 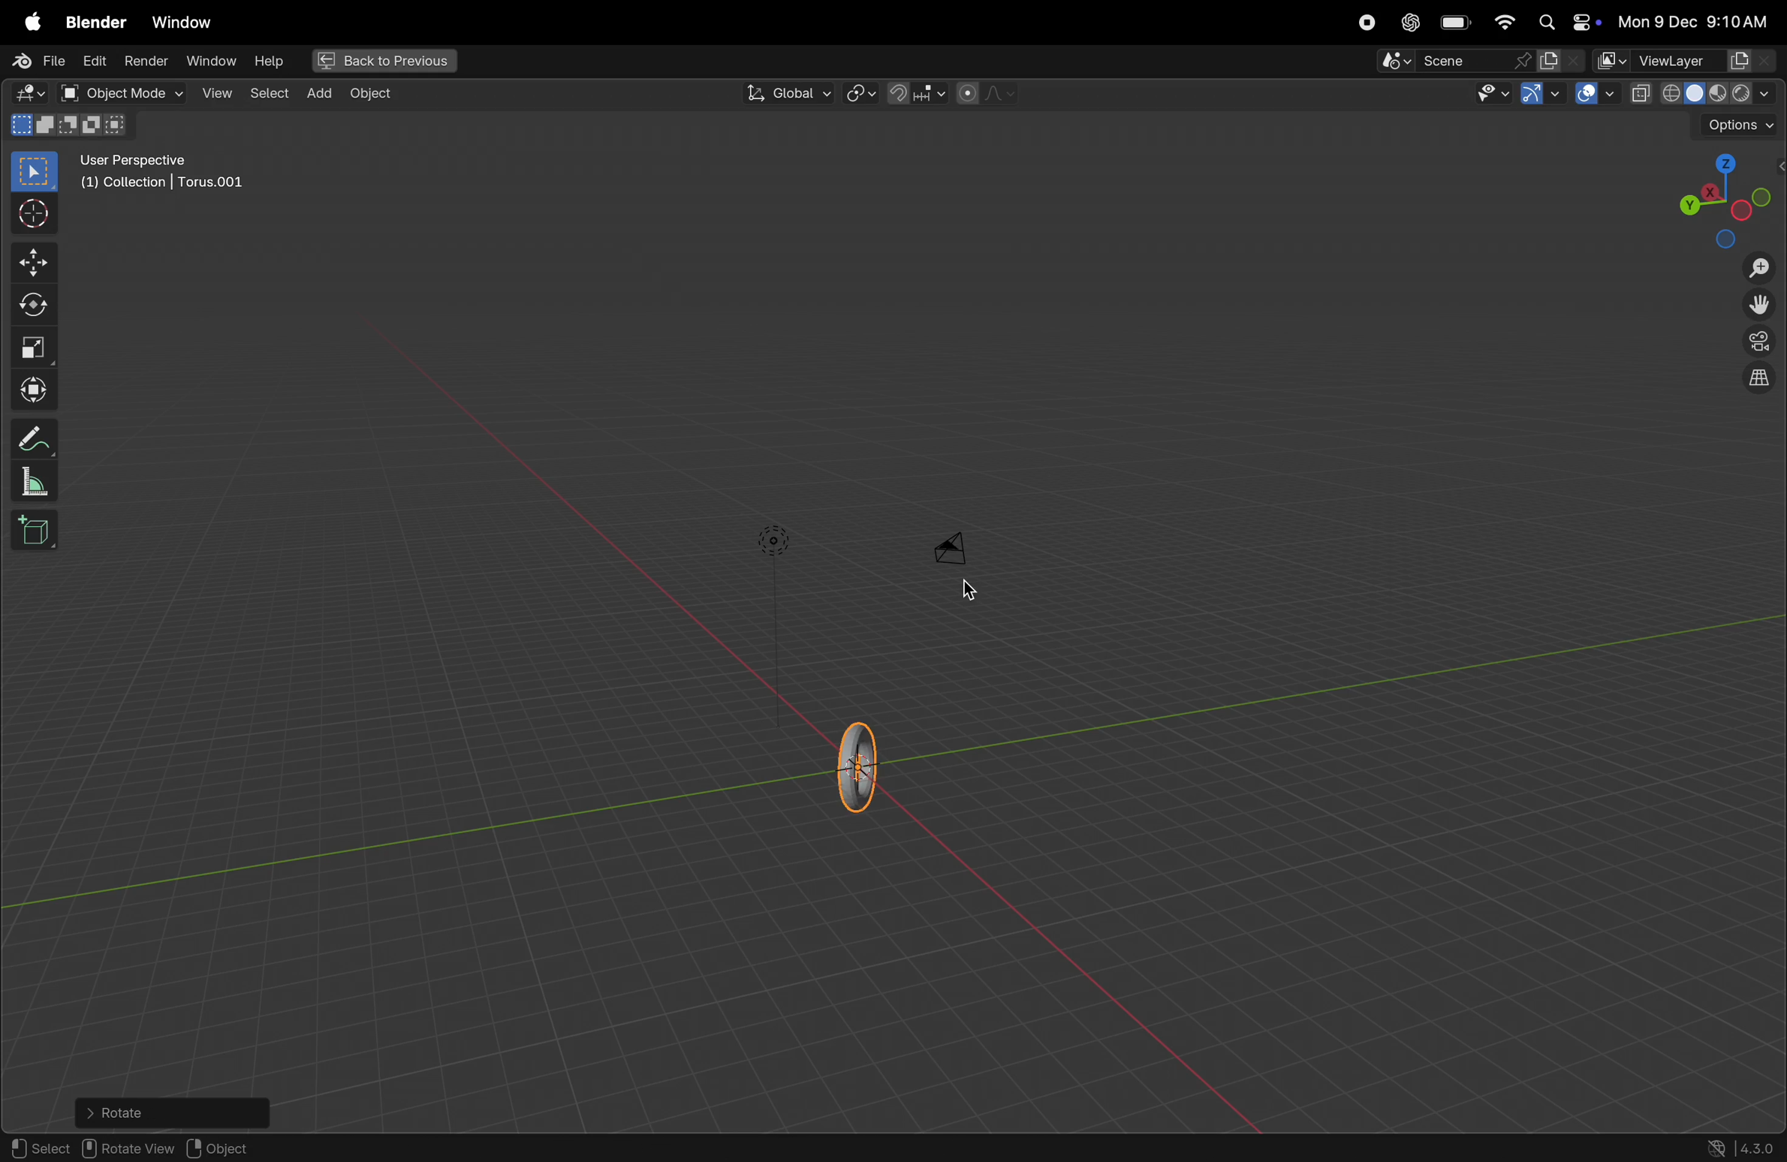 What do you see at coordinates (861, 92) in the screenshot?
I see `ransformpviot point` at bounding box center [861, 92].